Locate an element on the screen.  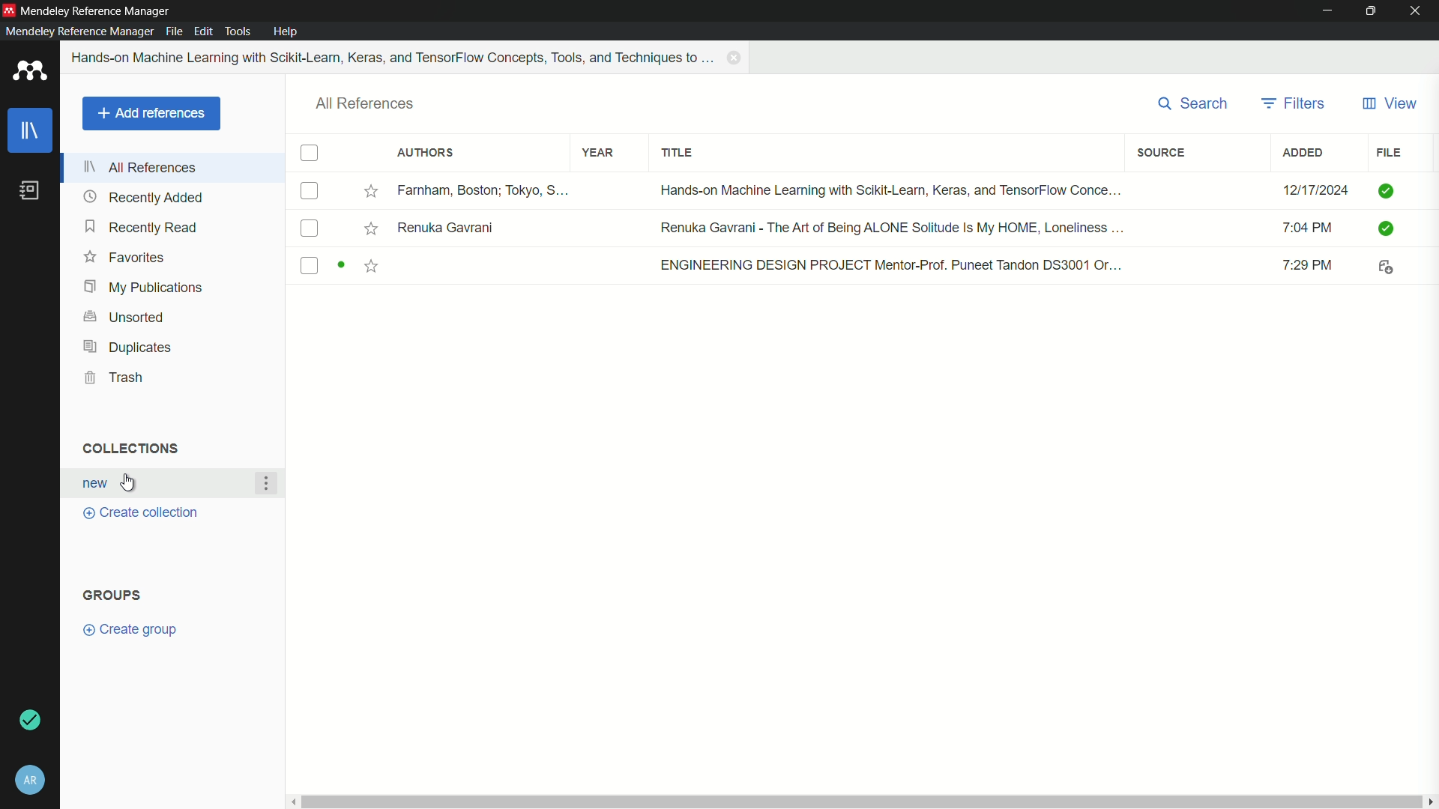
minimize is located at coordinates (1328, 10).